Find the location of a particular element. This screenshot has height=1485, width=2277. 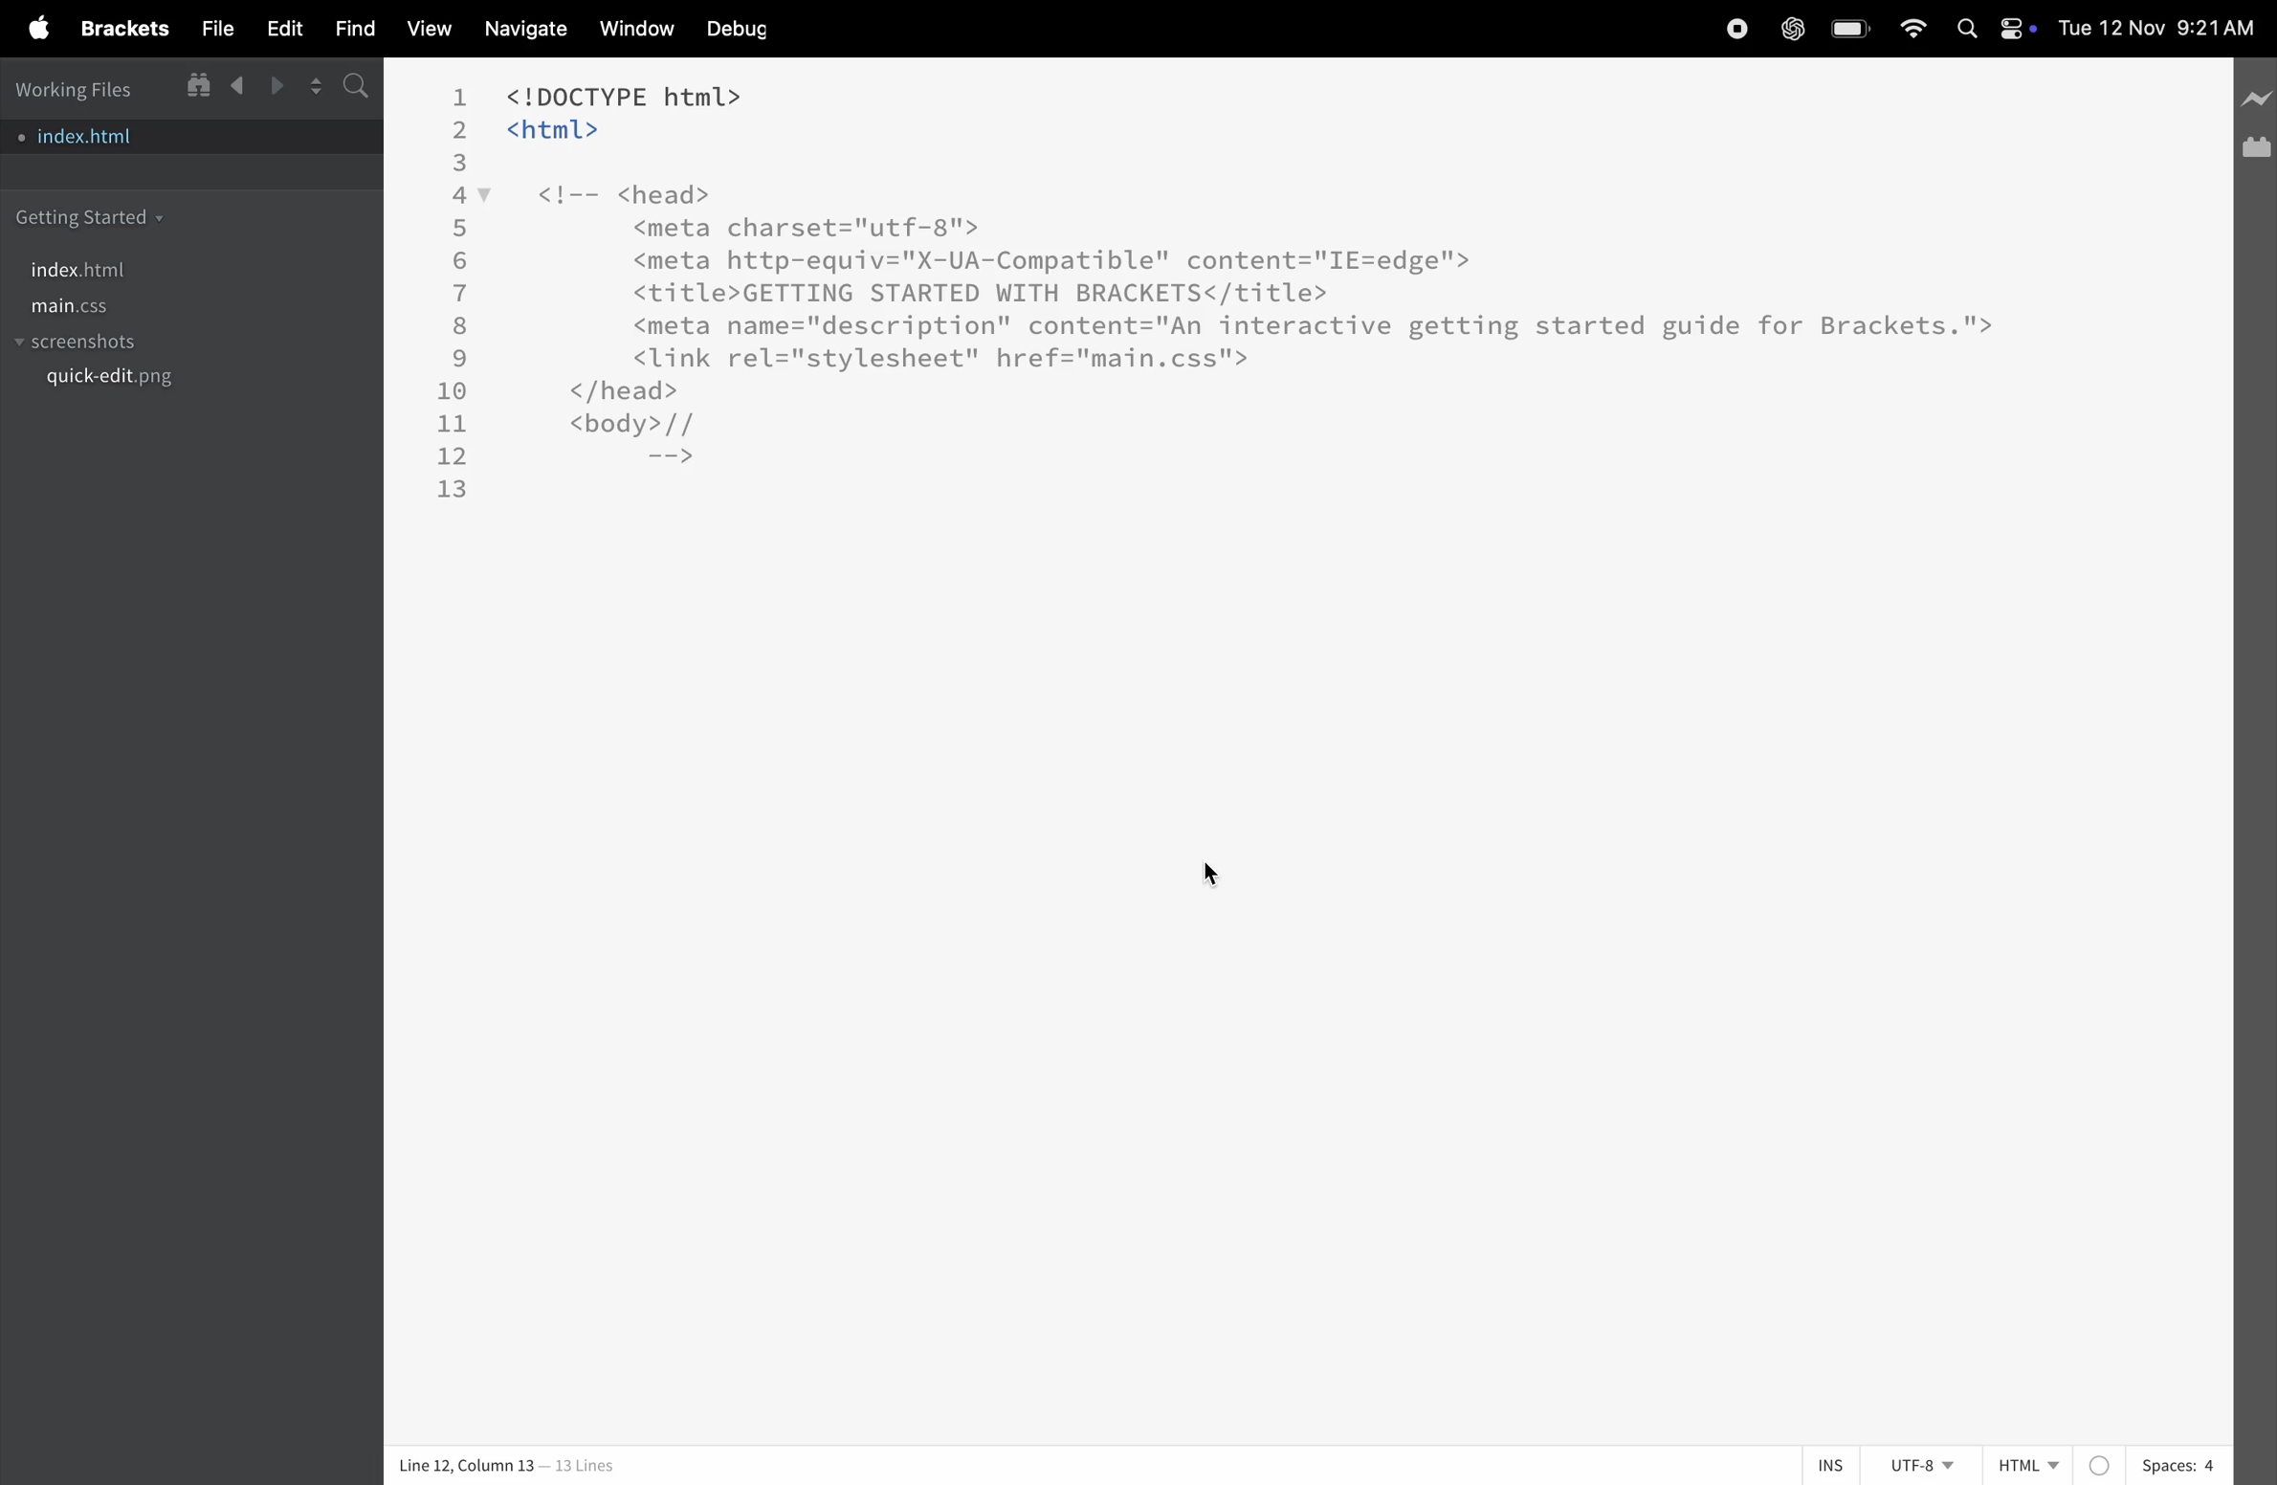

index.html is located at coordinates (151, 130).